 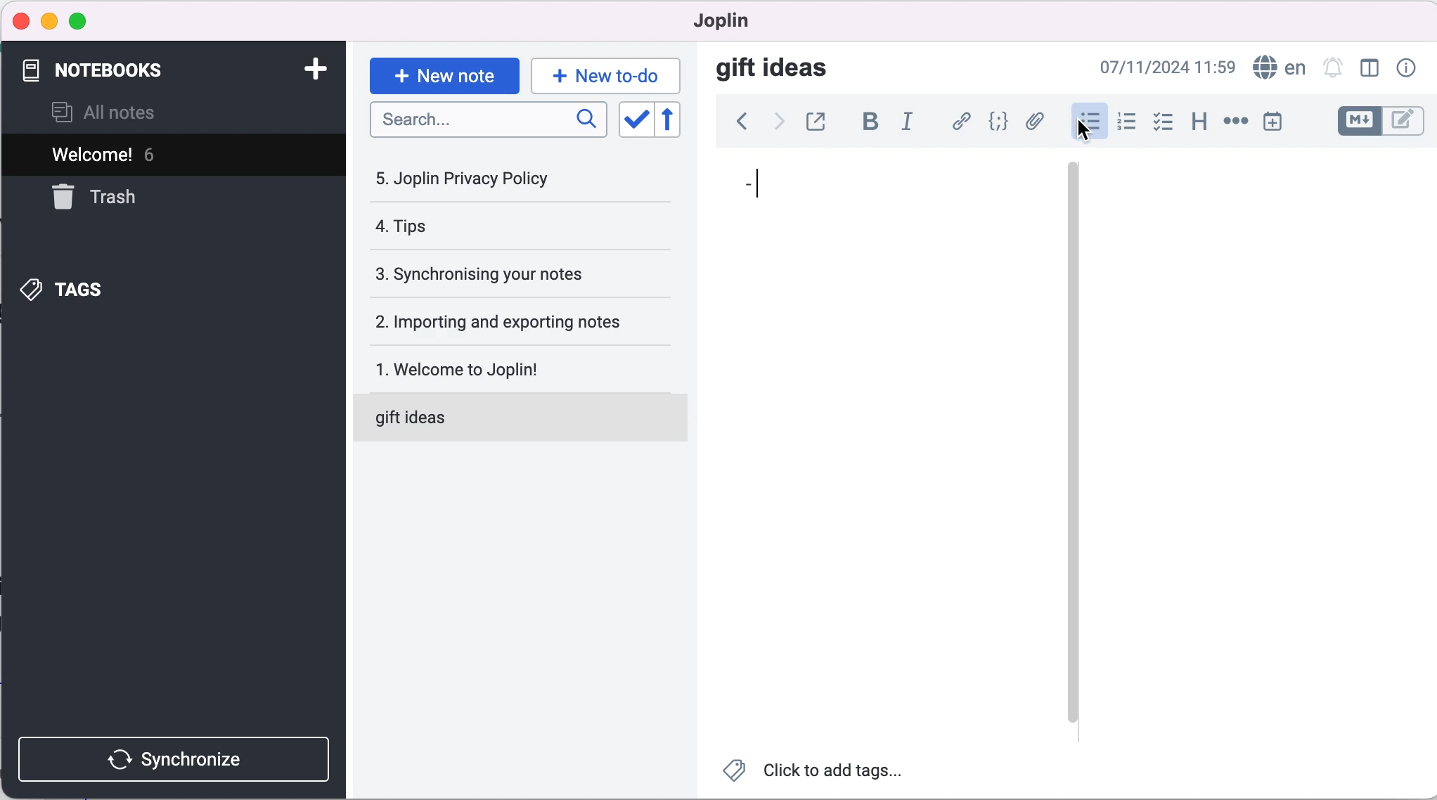 I want to click on language, so click(x=1278, y=68).